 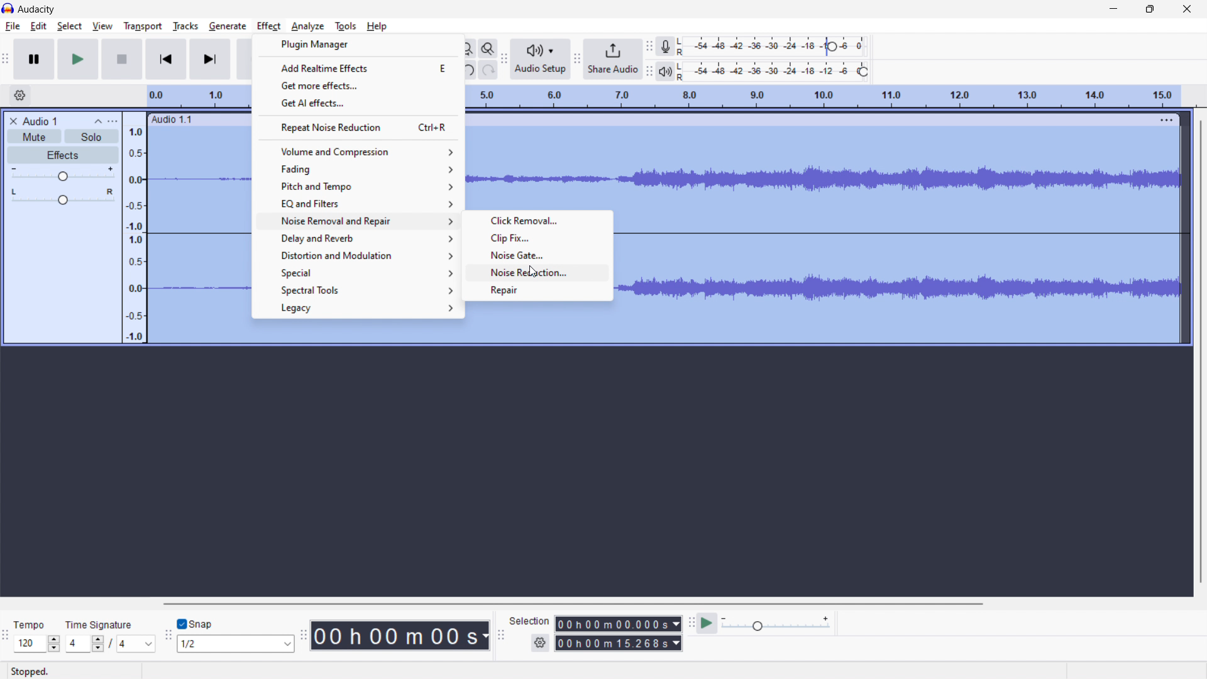 I want to click on delay and reverb, so click(x=355, y=238).